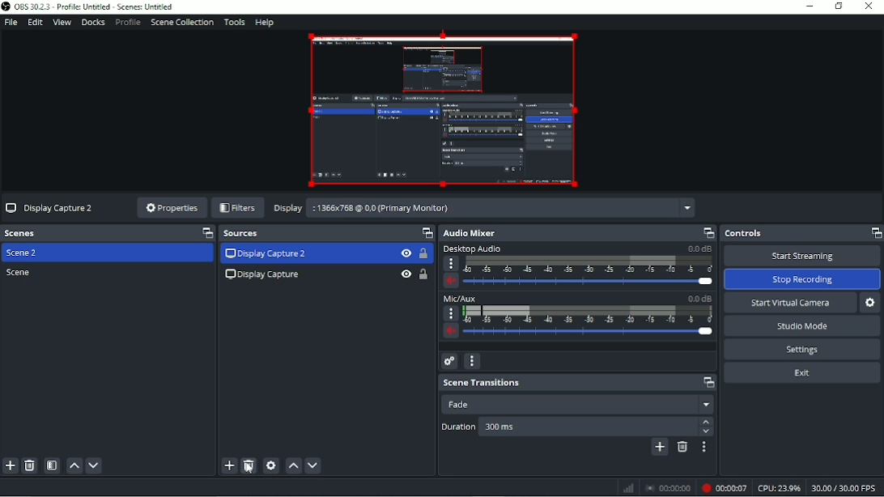  Describe the element at coordinates (312, 465) in the screenshot. I see `Move source(s) down` at that location.